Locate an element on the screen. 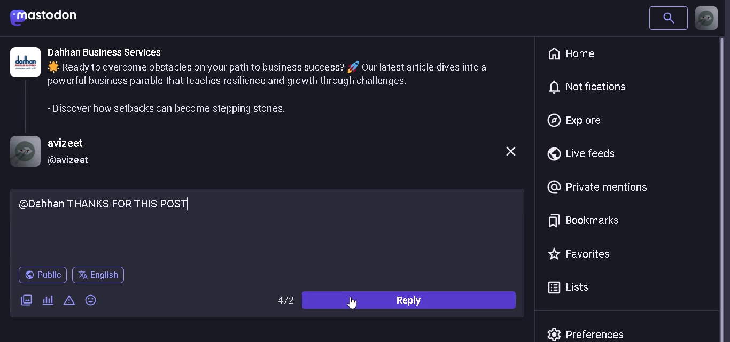 The height and width of the screenshot is (342, 730). language is located at coordinates (101, 277).